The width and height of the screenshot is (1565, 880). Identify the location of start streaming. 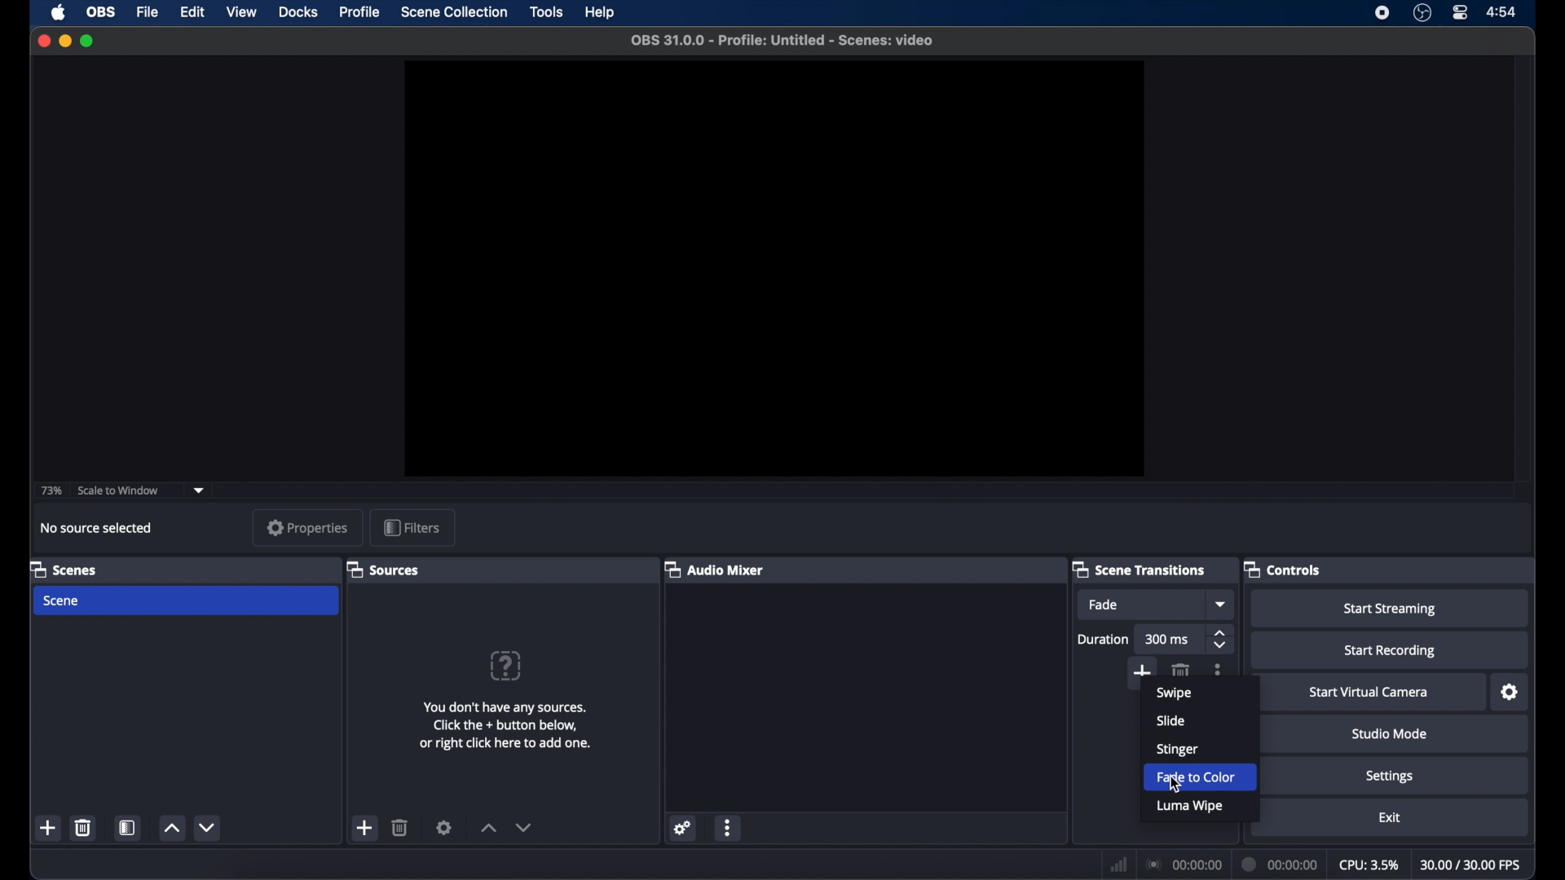
(1391, 609).